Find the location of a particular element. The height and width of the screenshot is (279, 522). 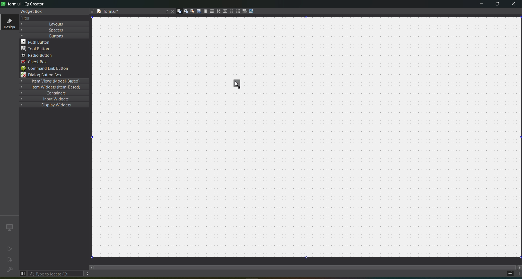

dialog button box is located at coordinates (52, 74).